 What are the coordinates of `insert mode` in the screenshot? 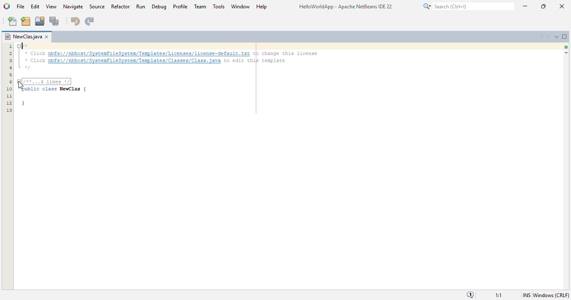 It's located at (526, 295).